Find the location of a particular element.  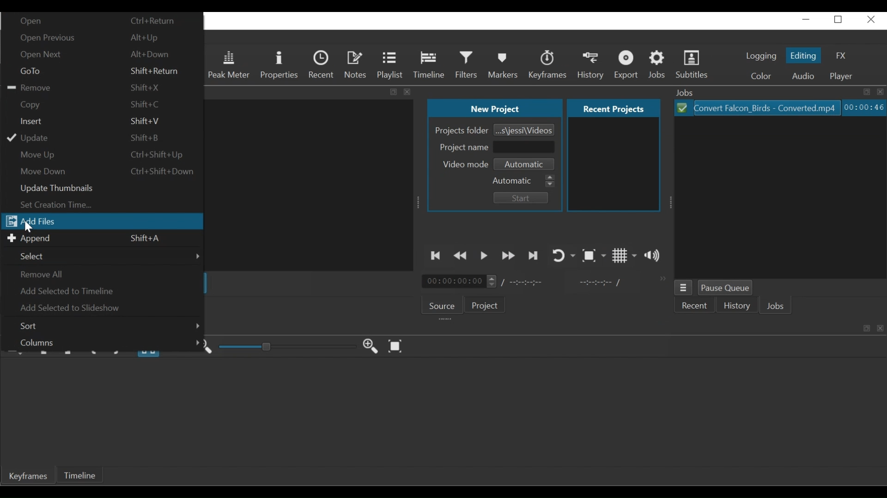

Jobs is located at coordinates (778, 92).